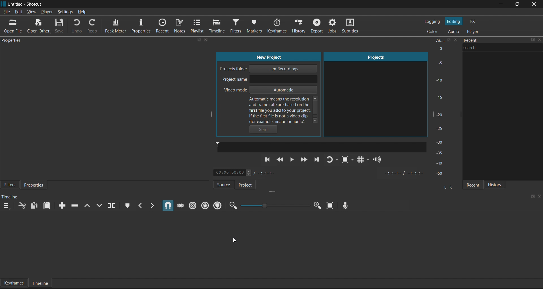  I want to click on Grid Display, so click(361, 160).